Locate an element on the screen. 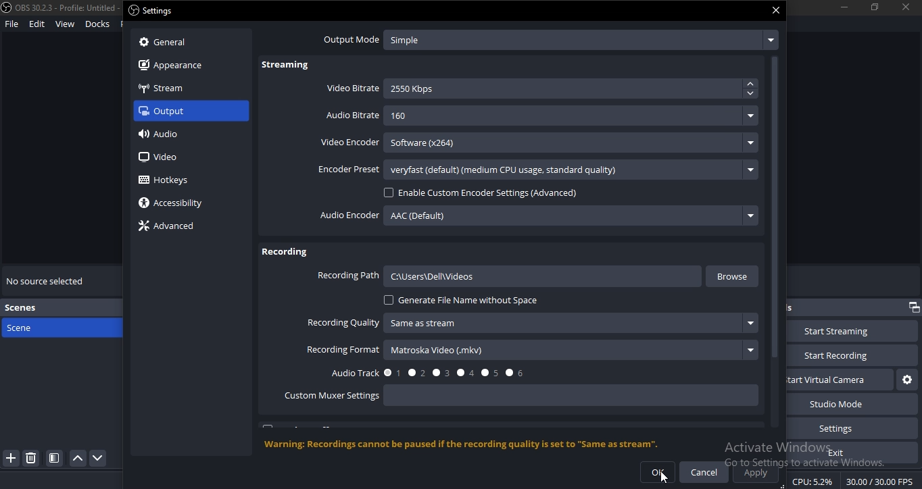 The width and height of the screenshot is (922, 489). settings is located at coordinates (154, 11).